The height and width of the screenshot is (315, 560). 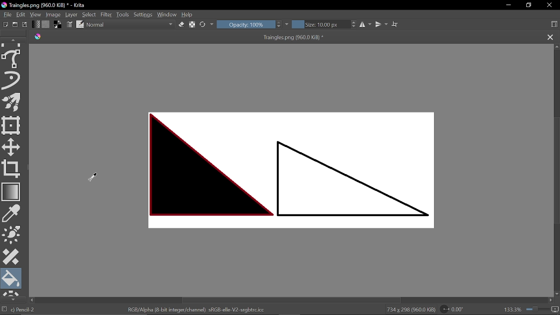 What do you see at coordinates (11, 257) in the screenshot?
I see `Smart patch tool` at bounding box center [11, 257].